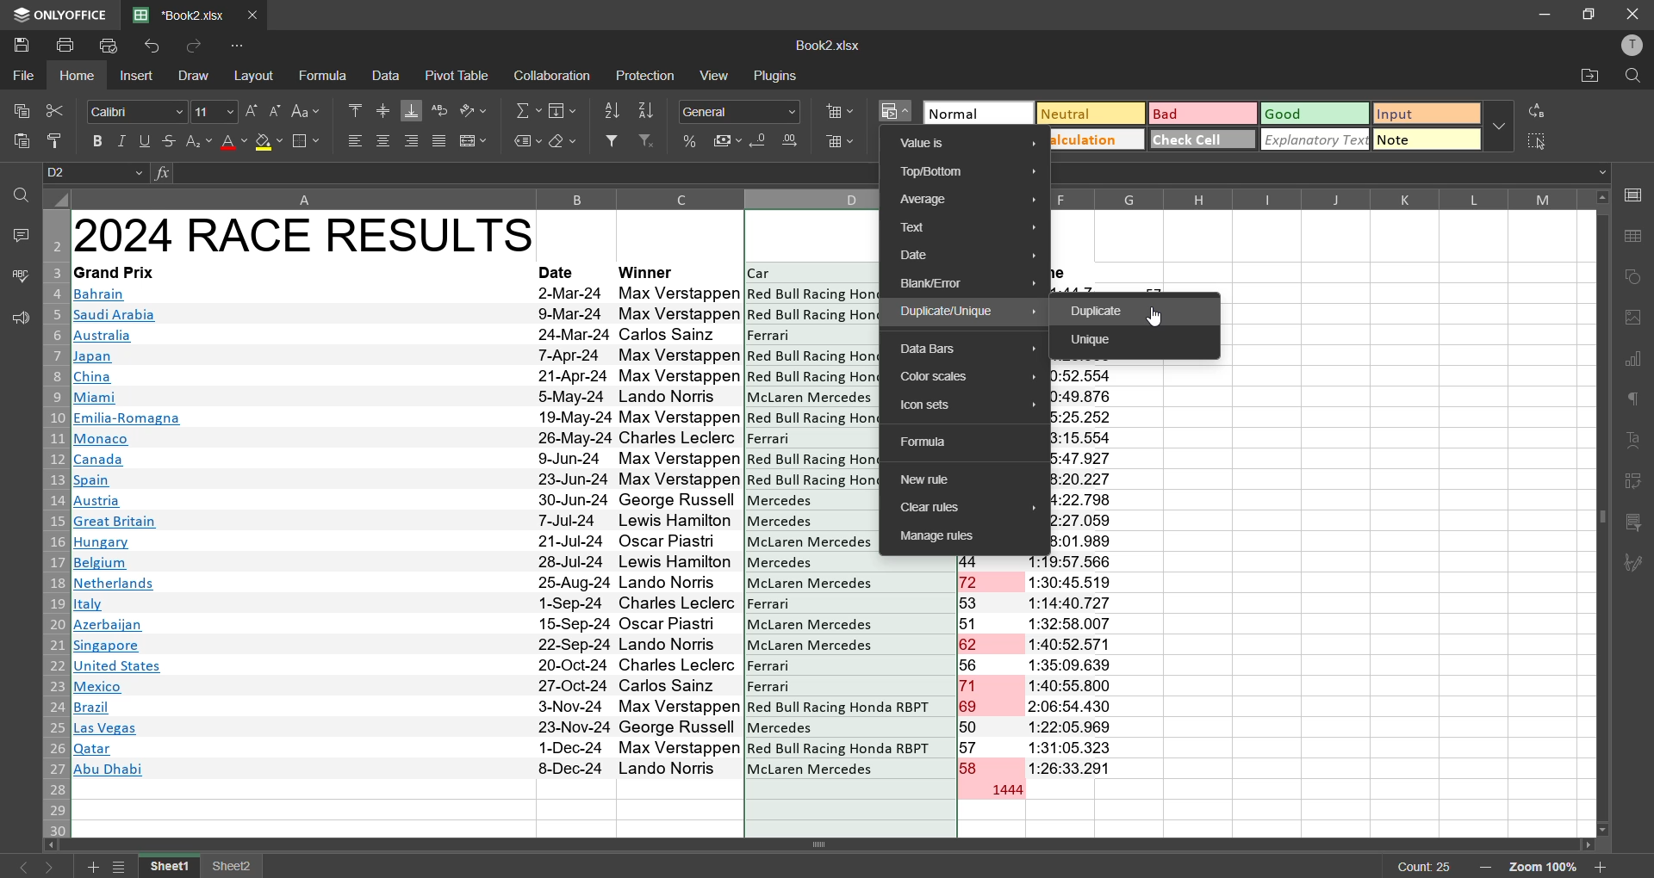 The image size is (1654, 878). What do you see at coordinates (650, 271) in the screenshot?
I see `winner` at bounding box center [650, 271].